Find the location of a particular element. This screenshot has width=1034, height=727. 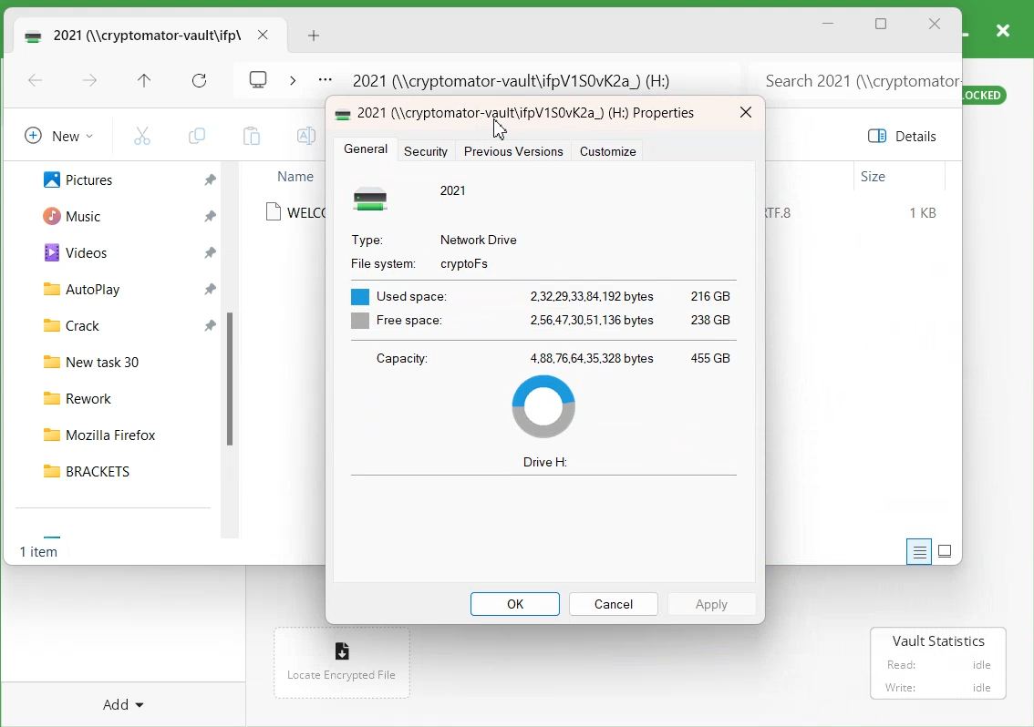

Bl Used space is located at coordinates (395, 292).